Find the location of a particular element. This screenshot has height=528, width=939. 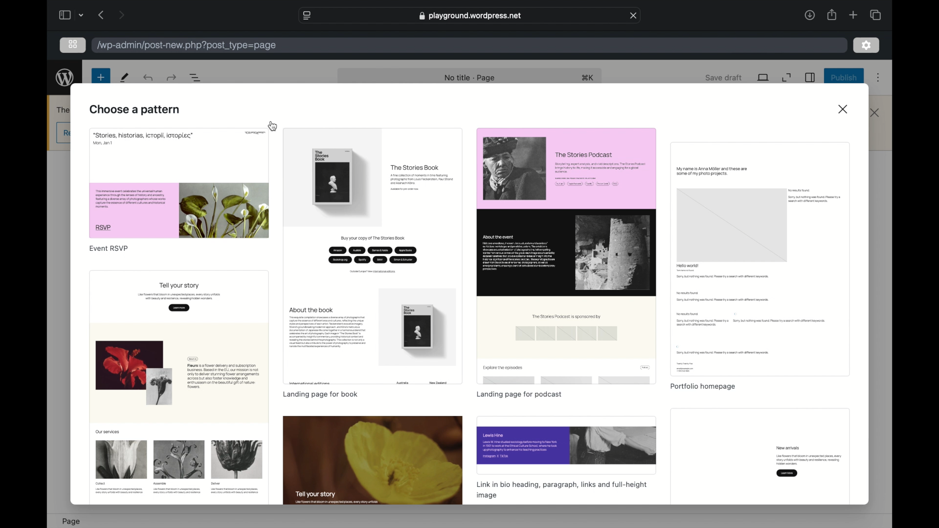

landing page for book is located at coordinates (322, 395).